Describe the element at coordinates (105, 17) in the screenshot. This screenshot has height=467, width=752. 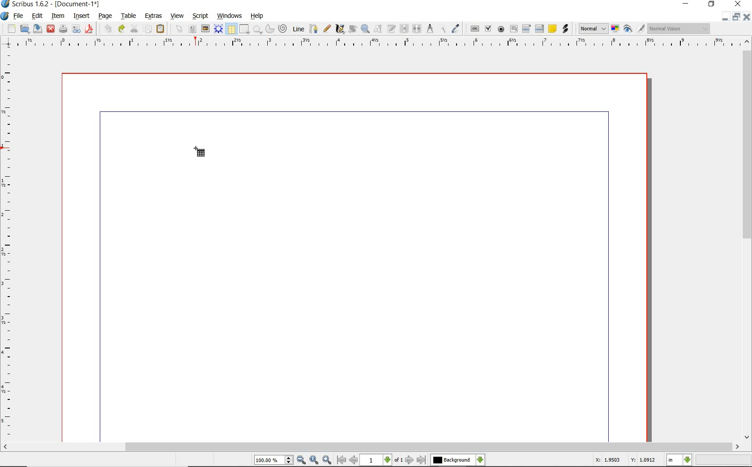
I see `page` at that location.